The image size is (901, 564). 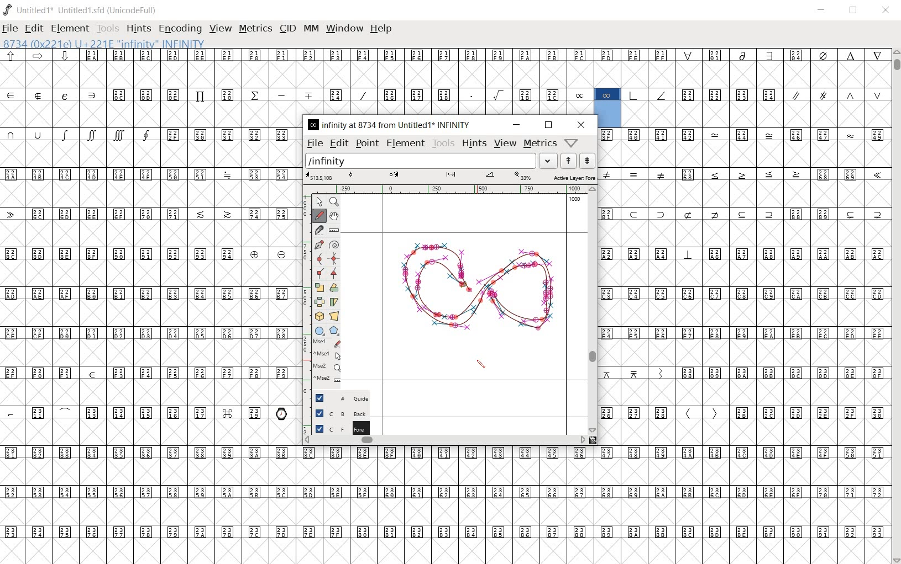 What do you see at coordinates (877, 175) in the screenshot?
I see `symbol` at bounding box center [877, 175].